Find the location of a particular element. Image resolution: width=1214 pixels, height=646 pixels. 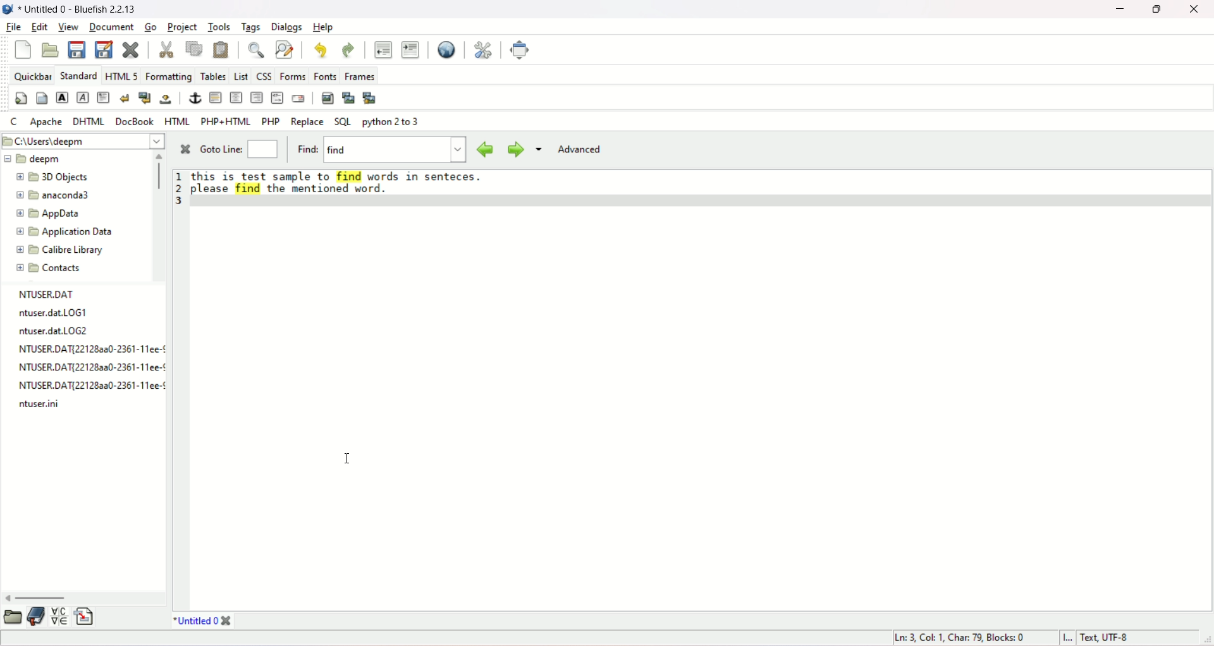

undo is located at coordinates (321, 49).